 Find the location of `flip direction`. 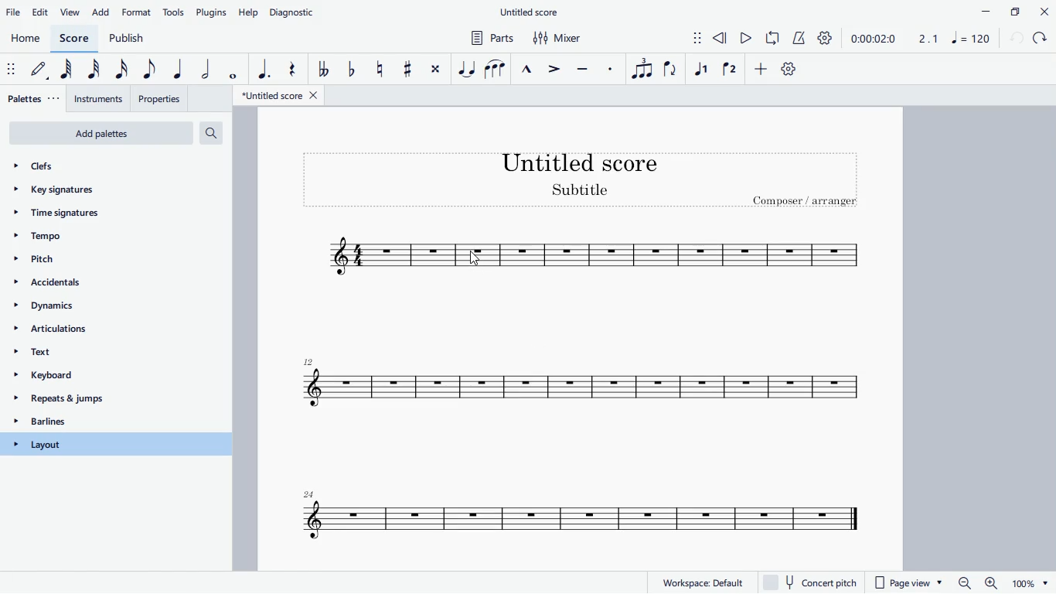

flip direction is located at coordinates (670, 70).